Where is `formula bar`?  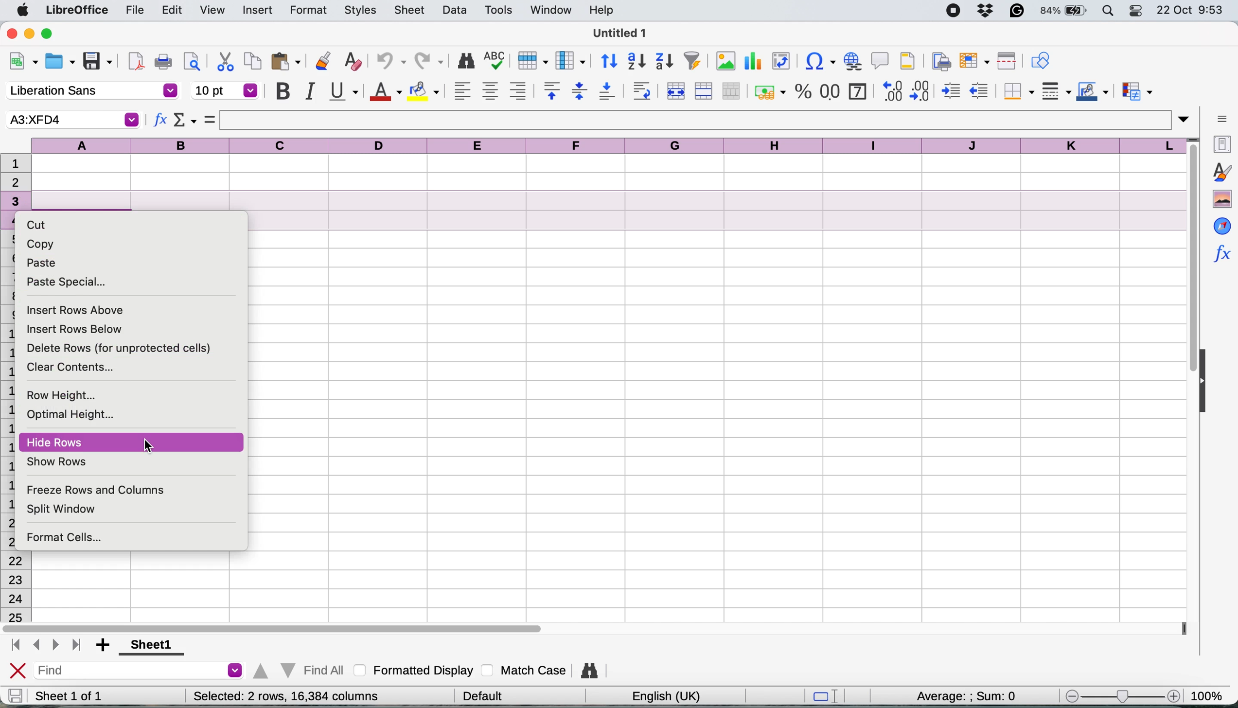 formula bar is located at coordinates (706, 120).